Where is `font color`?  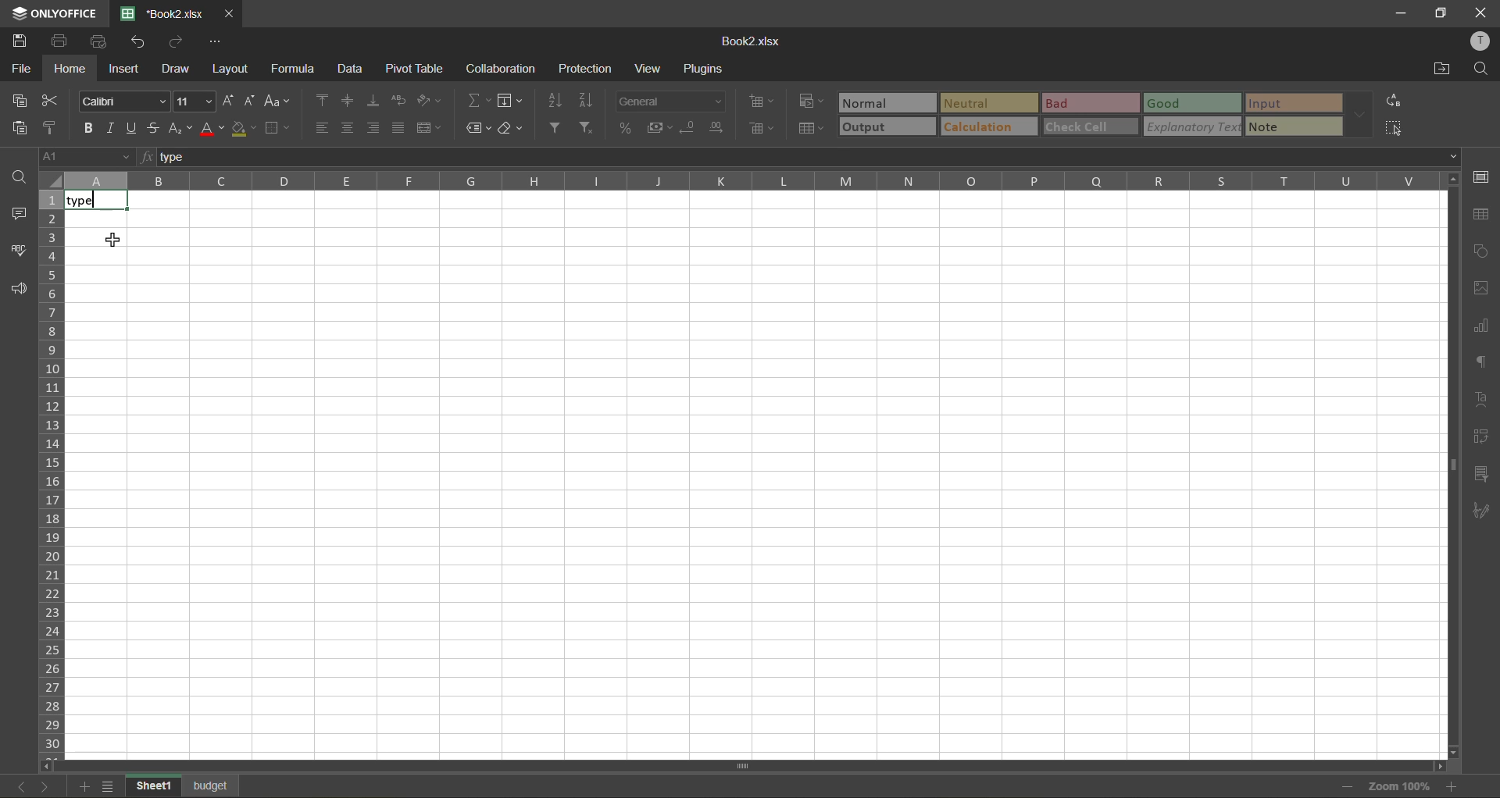
font color is located at coordinates (215, 130).